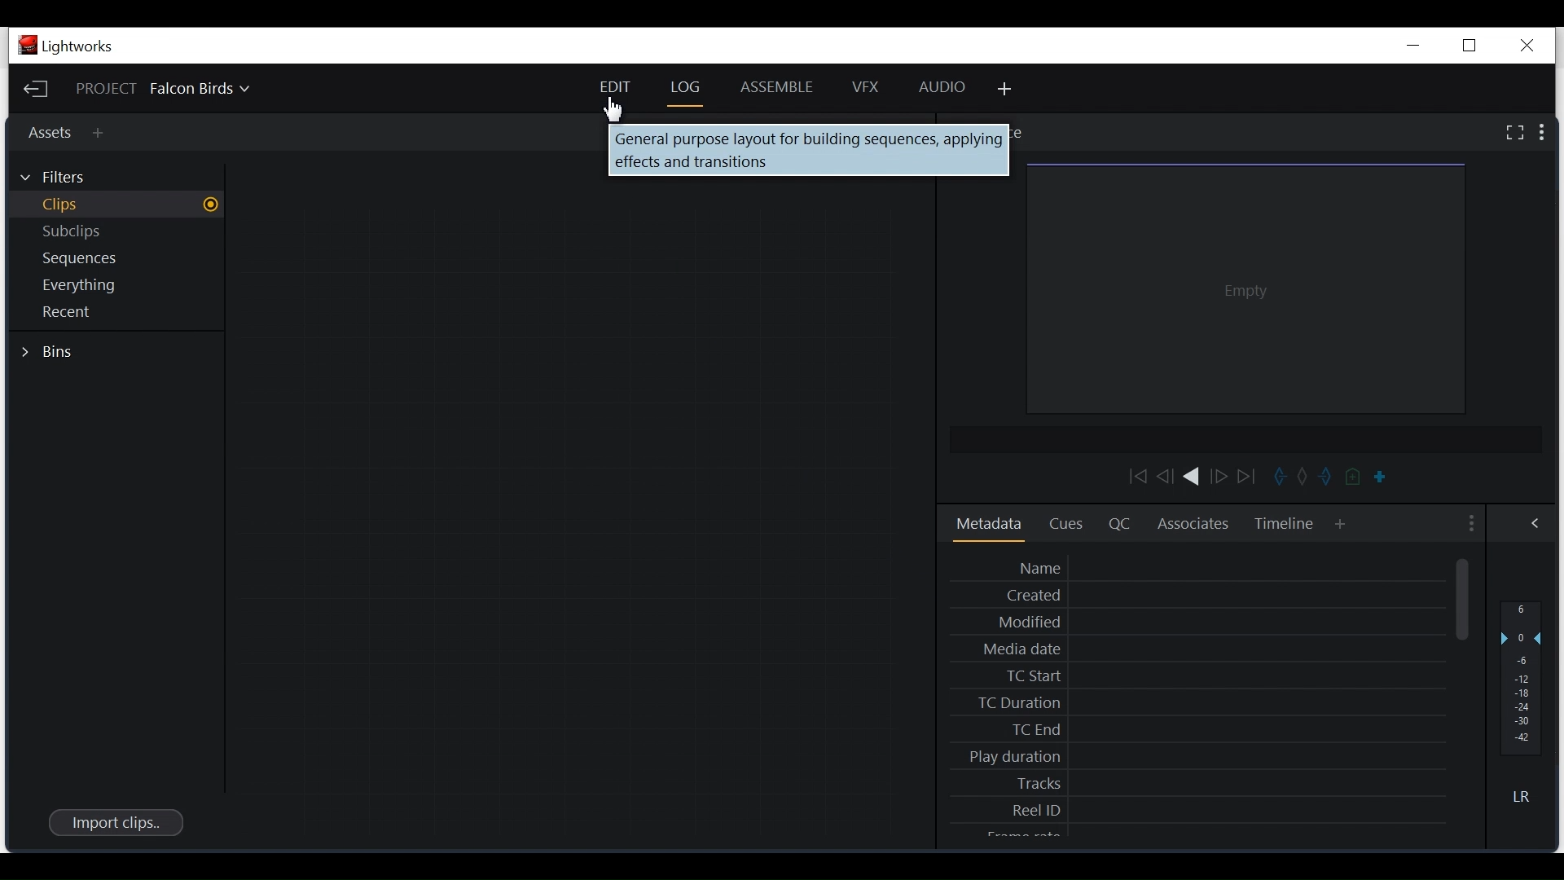  Describe the element at coordinates (113, 259) in the screenshot. I see `Show Sequences within the project` at that location.